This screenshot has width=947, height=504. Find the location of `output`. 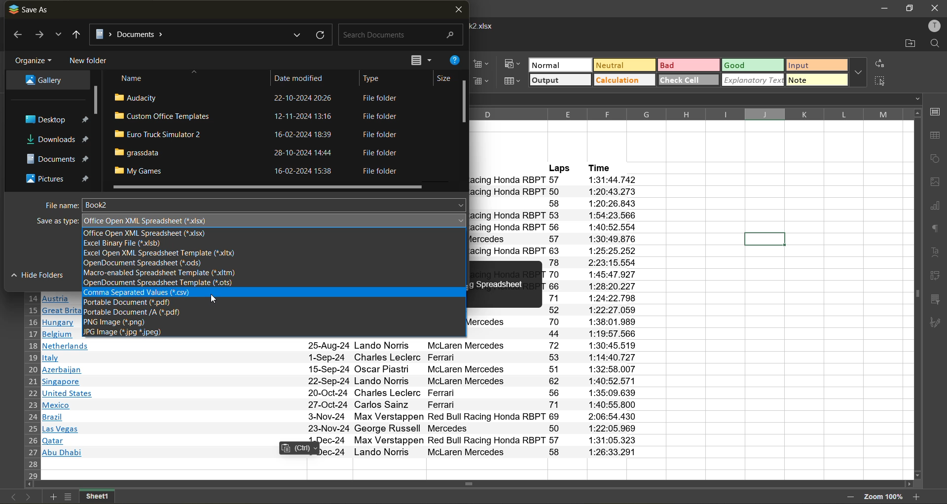

output is located at coordinates (560, 80).